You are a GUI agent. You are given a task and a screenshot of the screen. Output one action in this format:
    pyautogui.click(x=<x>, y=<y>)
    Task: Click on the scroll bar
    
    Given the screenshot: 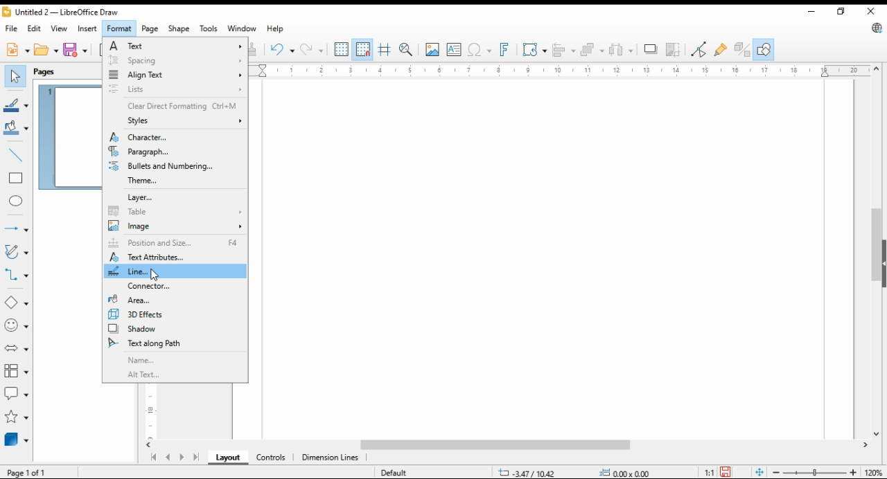 What is the action you would take?
    pyautogui.click(x=513, y=446)
    